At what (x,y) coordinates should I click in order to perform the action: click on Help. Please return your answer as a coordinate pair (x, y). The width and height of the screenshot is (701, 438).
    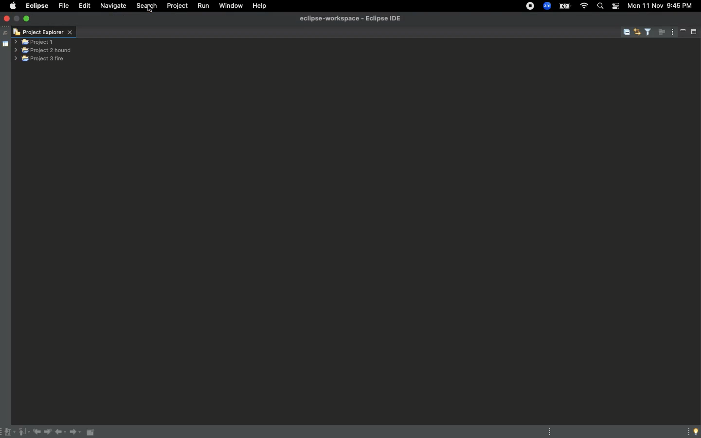
    Looking at the image, I should click on (263, 6).